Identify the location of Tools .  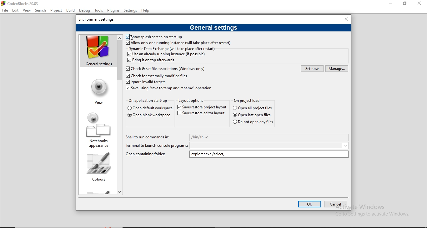
(99, 10).